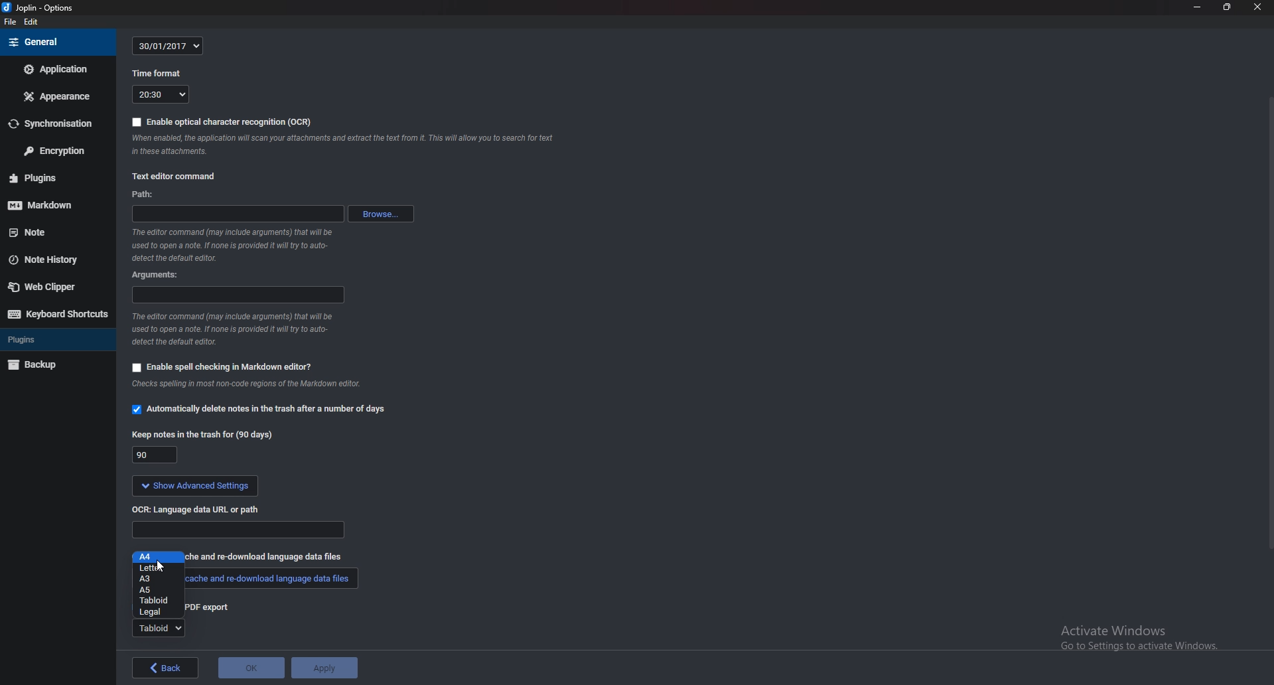 Image resolution: width=1274 pixels, height=685 pixels. I want to click on joplin - options, so click(42, 9).